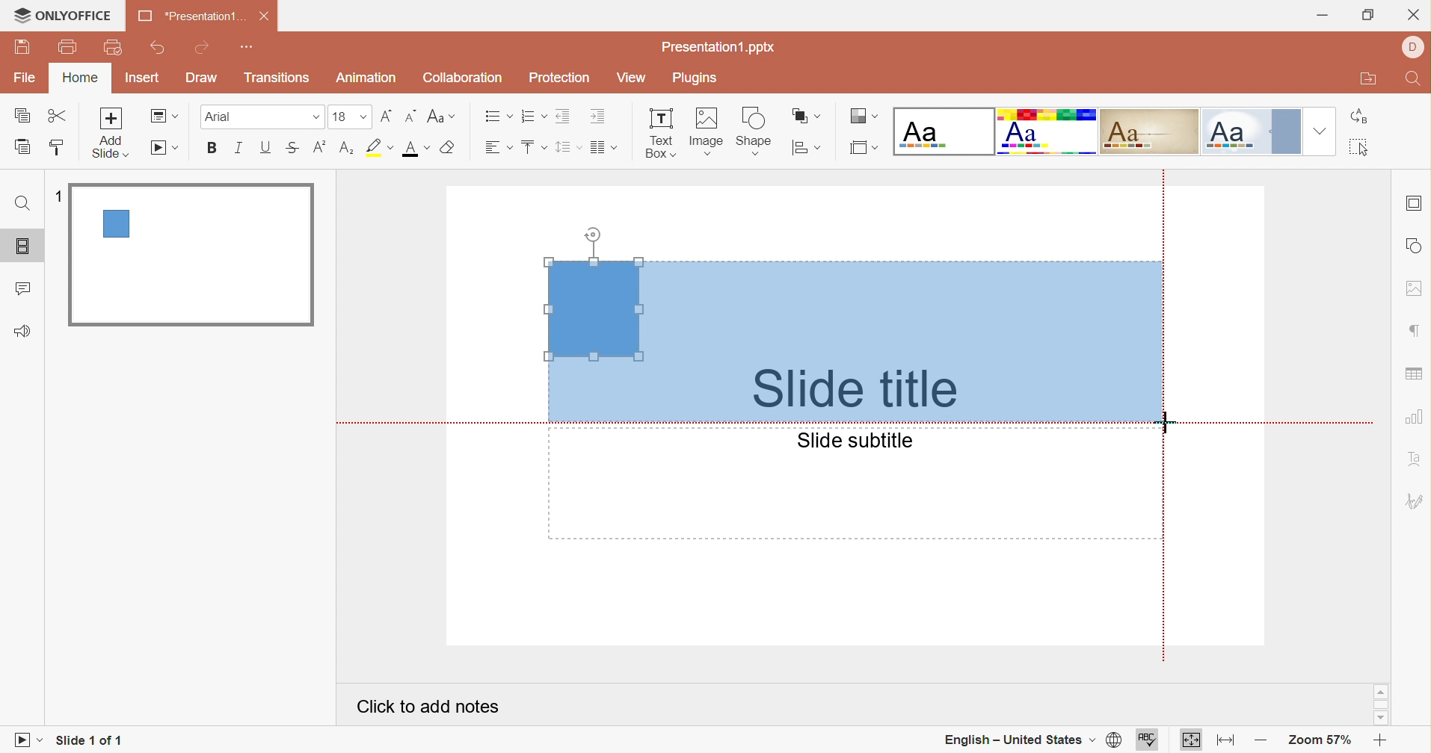  I want to click on Text art settings, so click(1416, 458).